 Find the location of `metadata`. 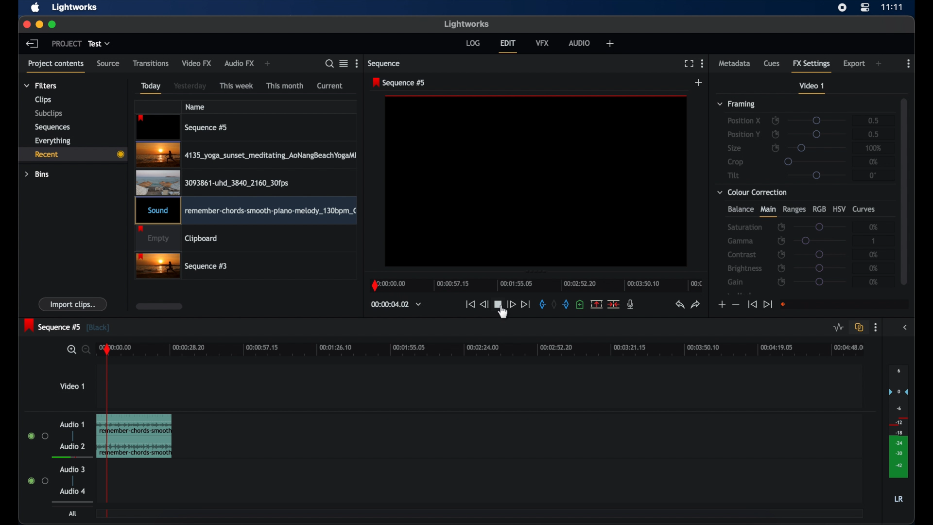

metadata is located at coordinates (735, 63).